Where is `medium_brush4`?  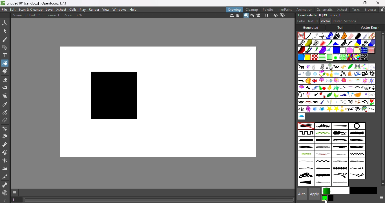 medium_brush4 is located at coordinates (356, 147).